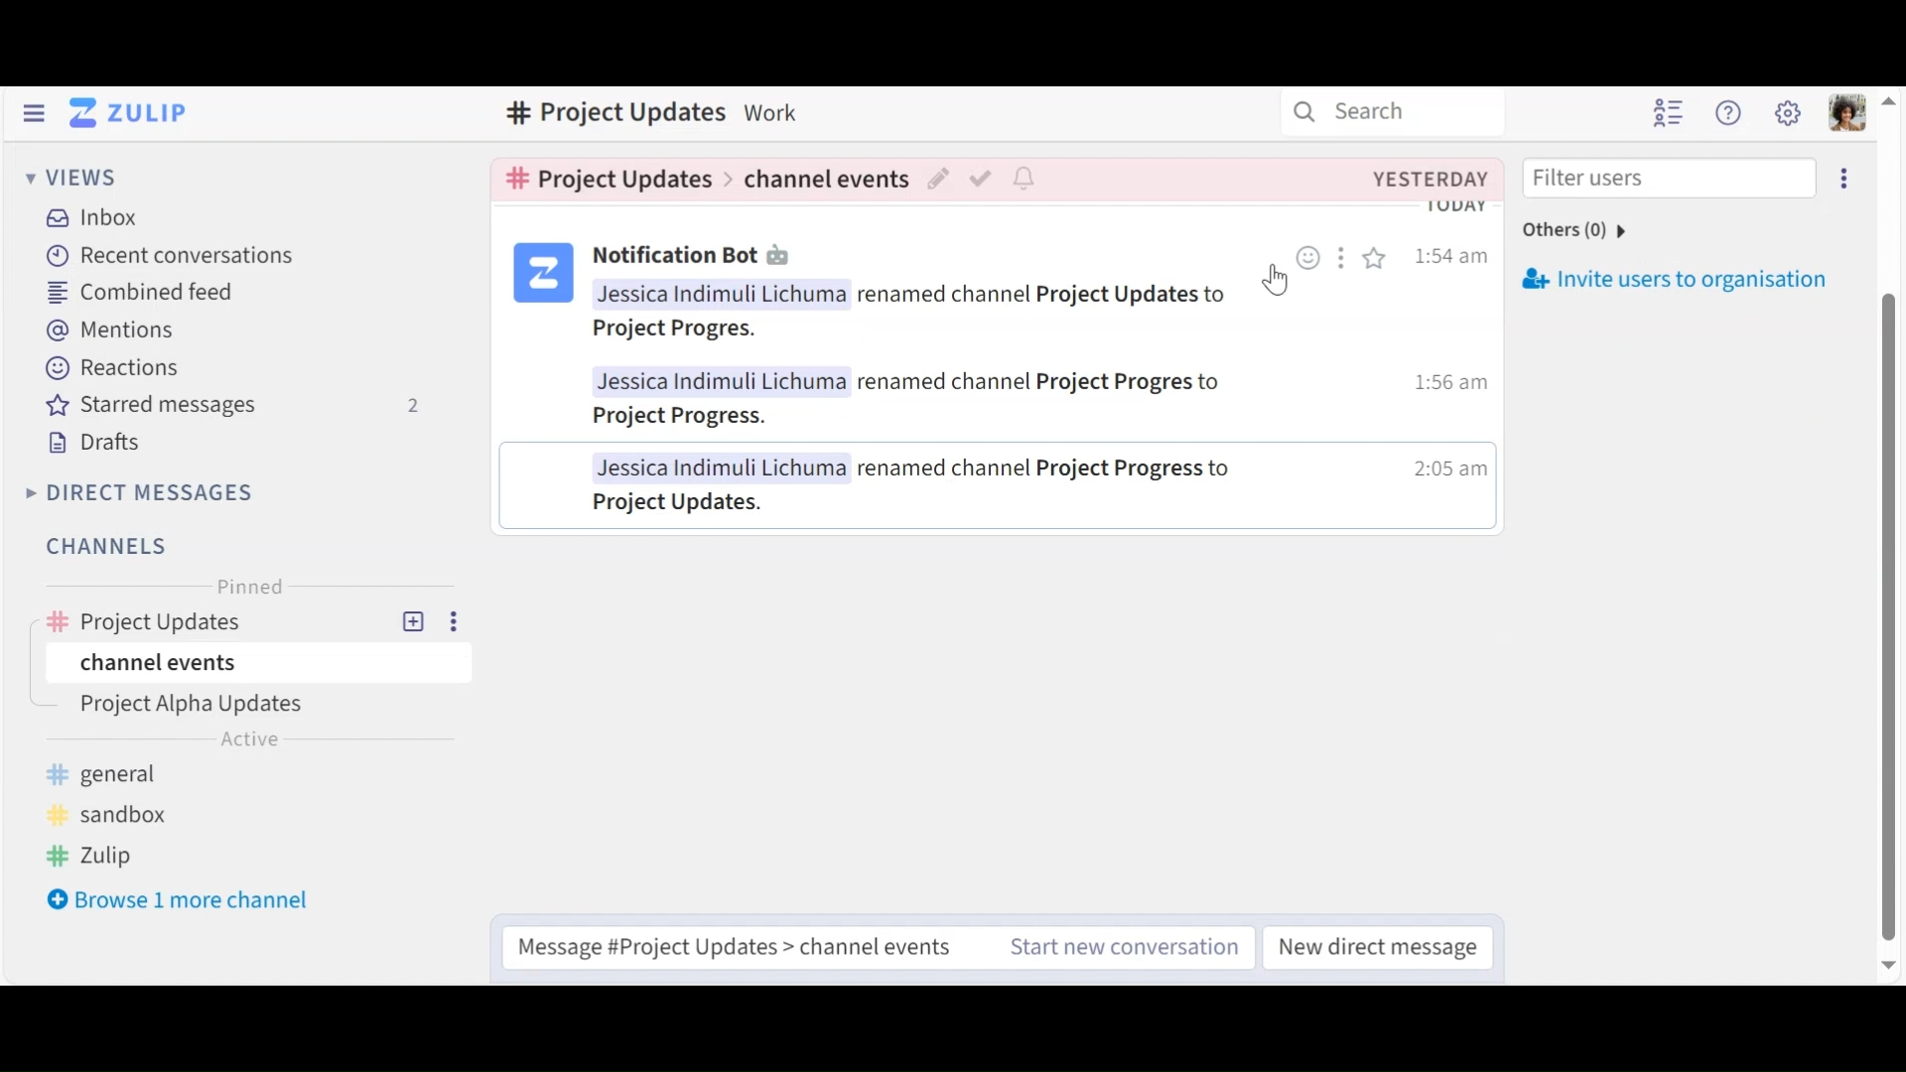 Image resolution: width=1906 pixels, height=1072 pixels. Describe the element at coordinates (1307, 260) in the screenshot. I see `emoji` at that location.